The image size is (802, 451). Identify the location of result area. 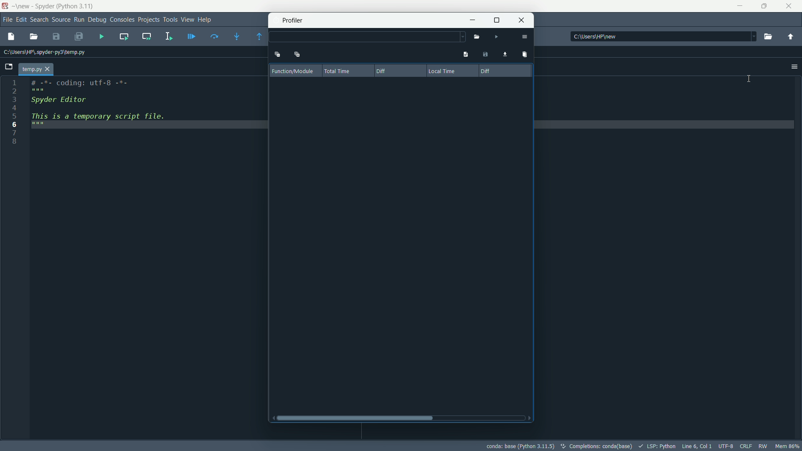
(401, 243).